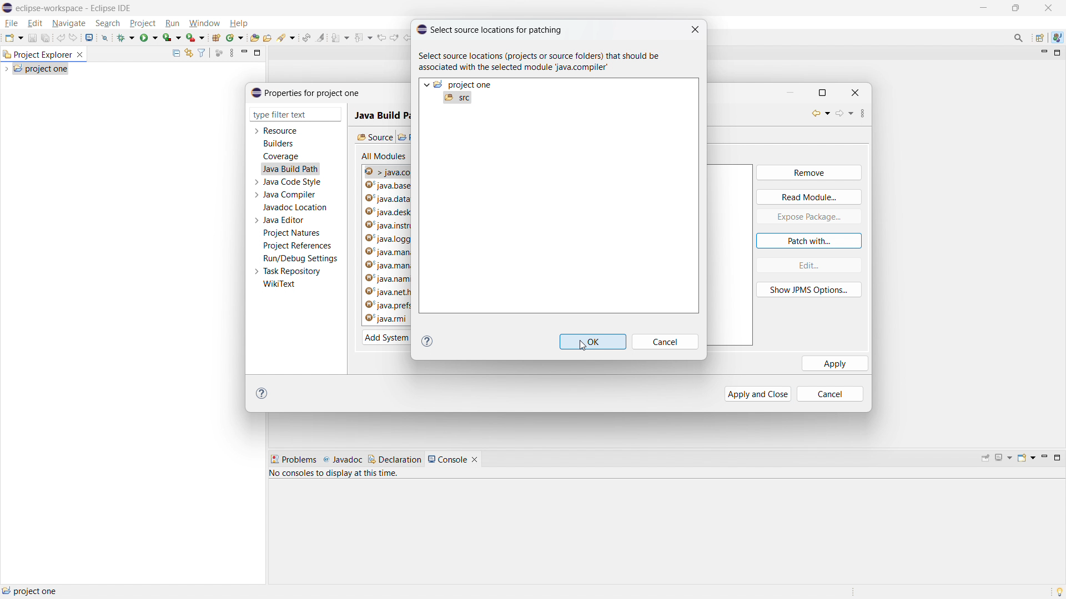 The image size is (1066, 599). I want to click on display selected console, so click(1004, 458).